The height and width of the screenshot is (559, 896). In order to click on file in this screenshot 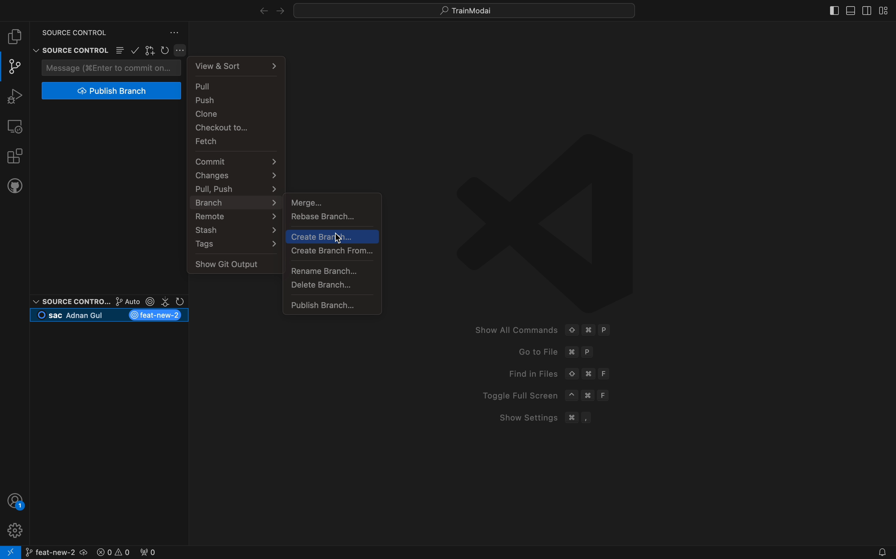, I will do `click(15, 37)`.